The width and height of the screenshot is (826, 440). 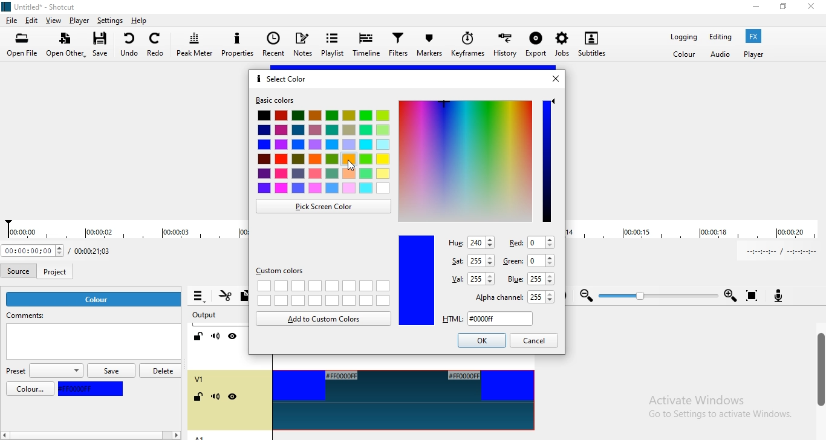 I want to click on hue, so click(x=470, y=242).